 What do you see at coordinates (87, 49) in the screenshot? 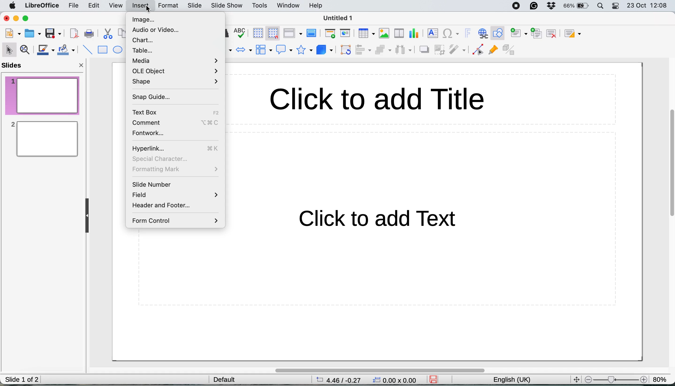
I see `insert line` at bounding box center [87, 49].